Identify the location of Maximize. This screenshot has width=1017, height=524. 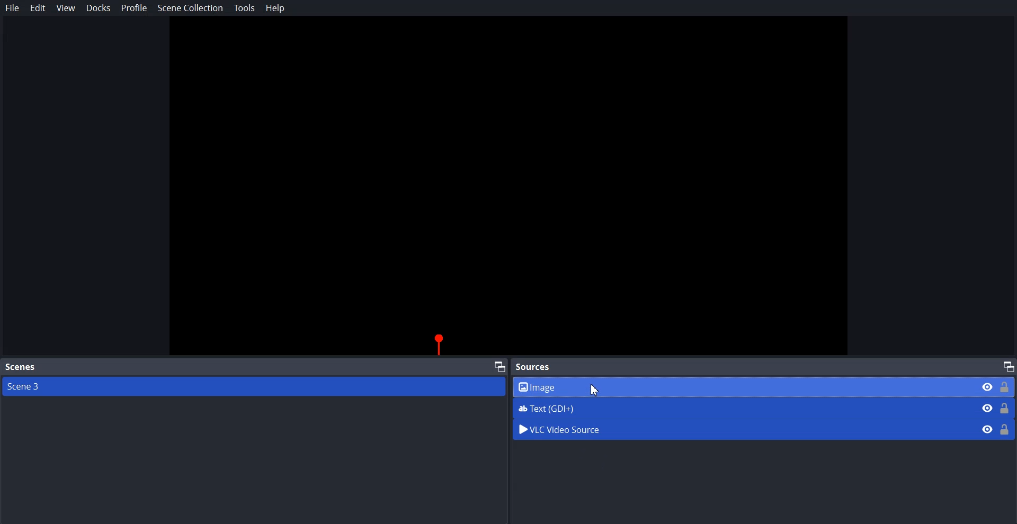
(500, 366).